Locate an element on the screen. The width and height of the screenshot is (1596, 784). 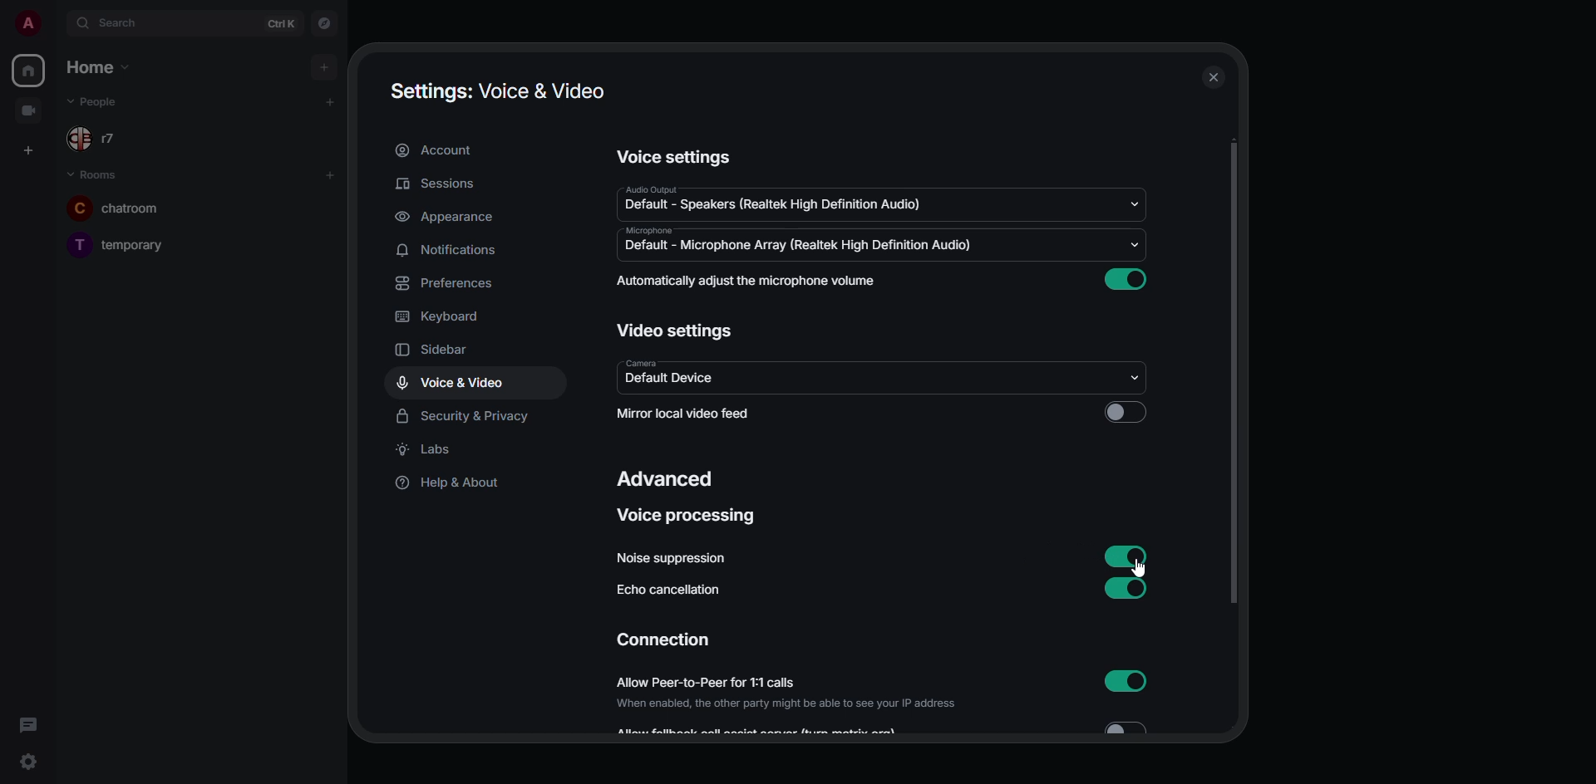
expand is located at coordinates (60, 23).